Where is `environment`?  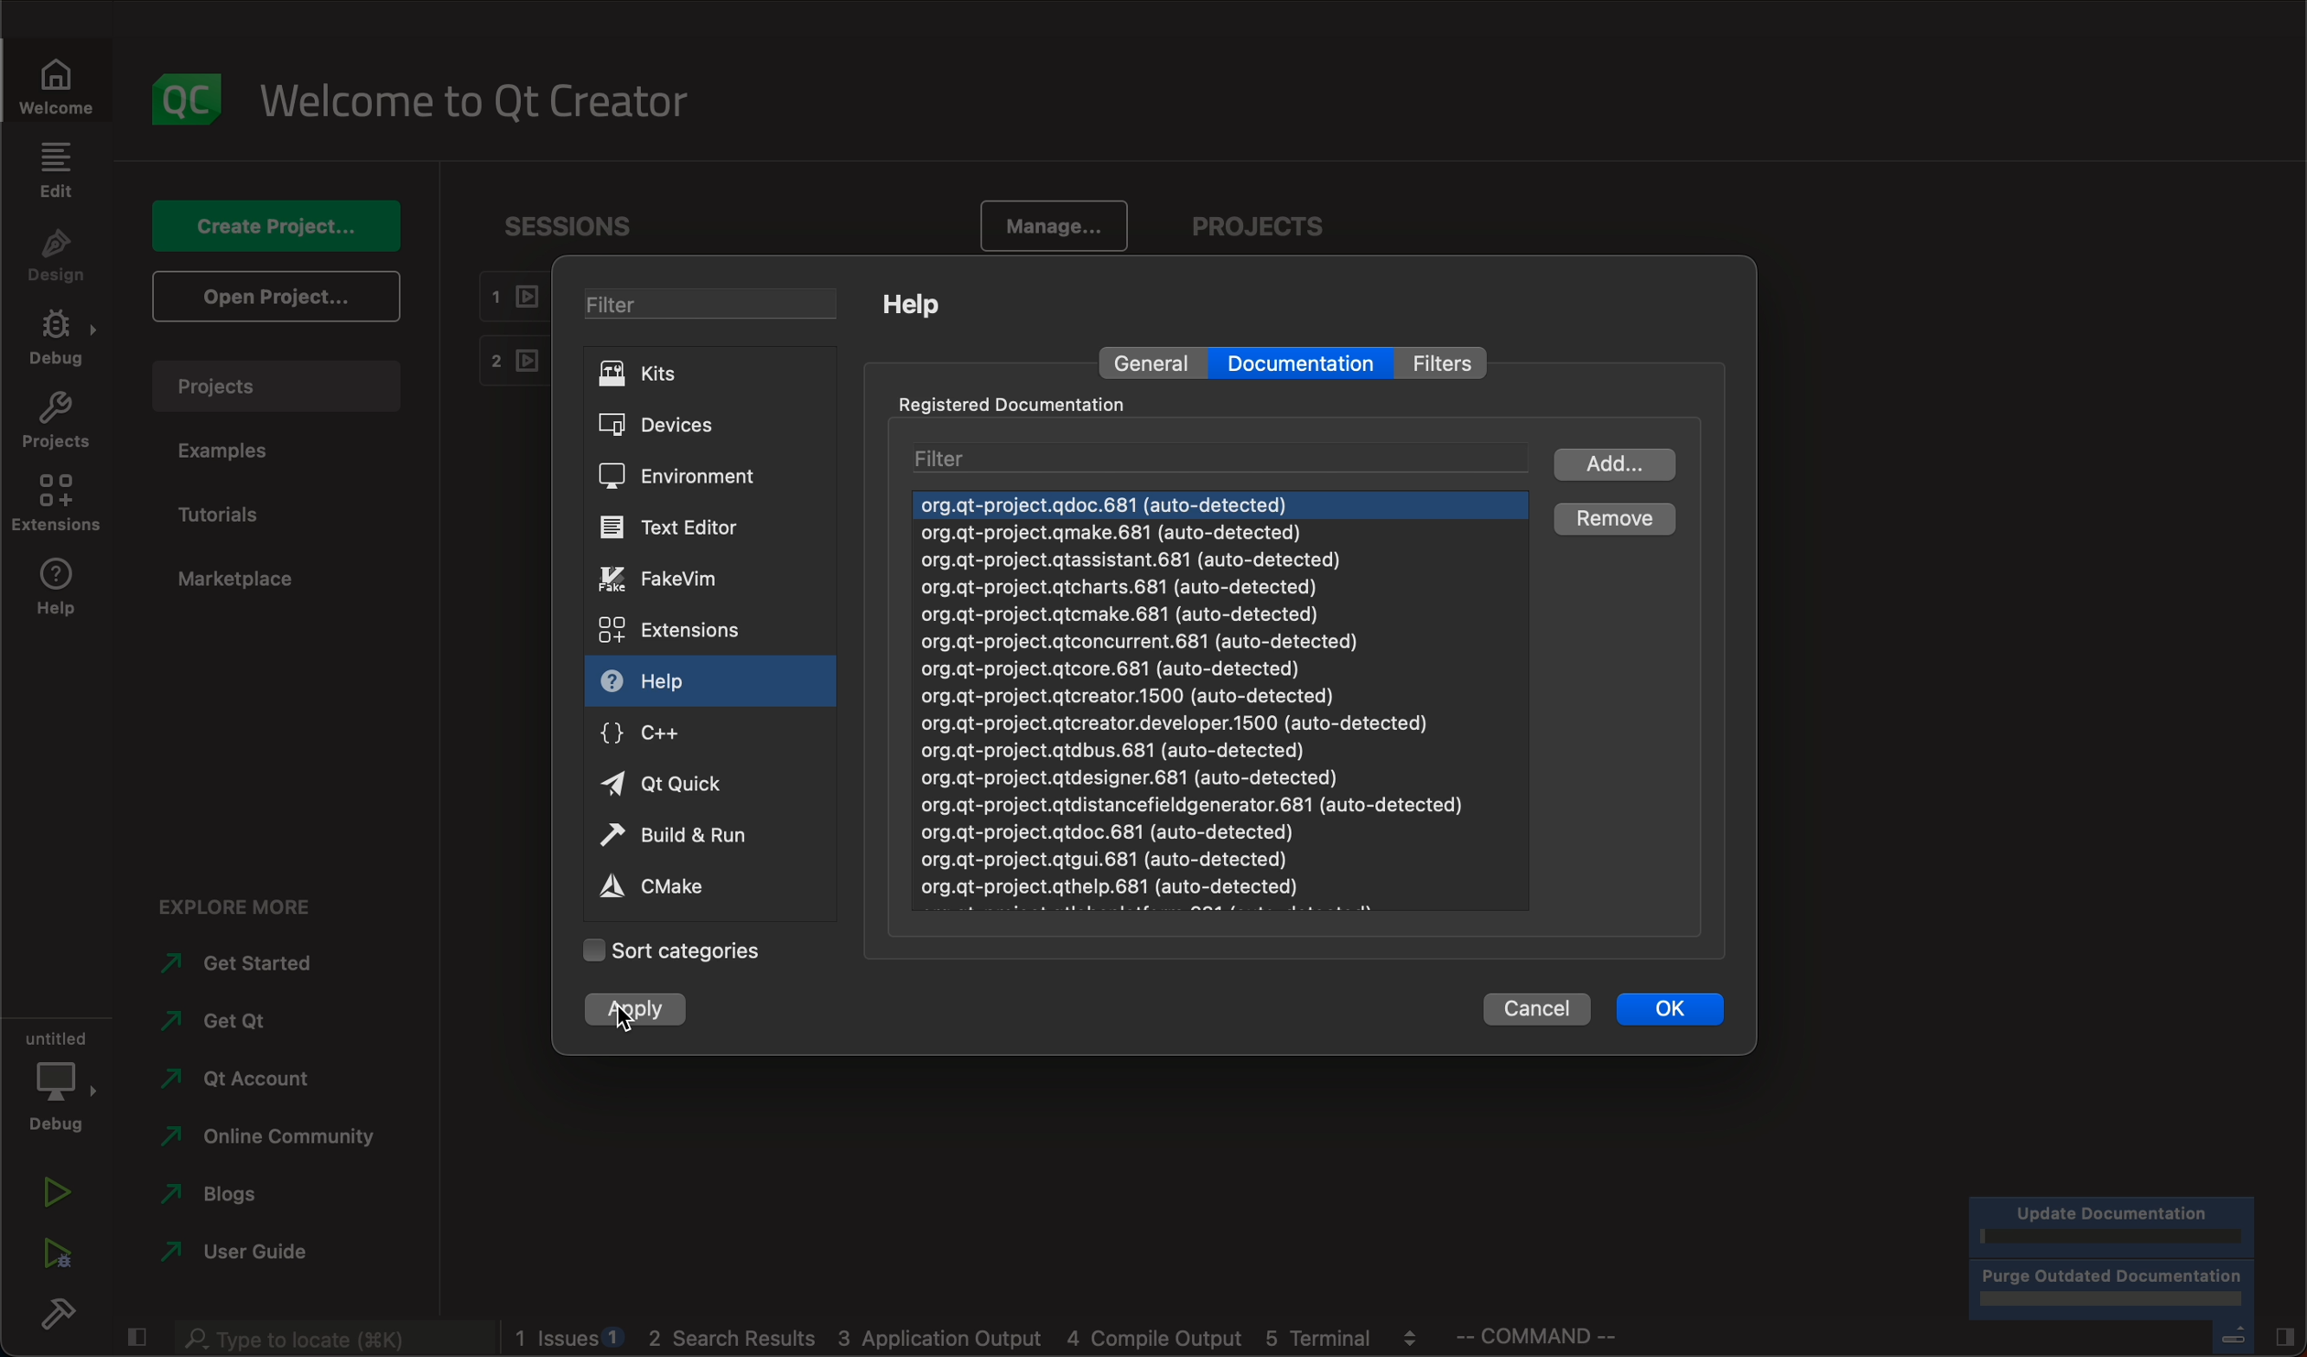 environment is located at coordinates (696, 475).